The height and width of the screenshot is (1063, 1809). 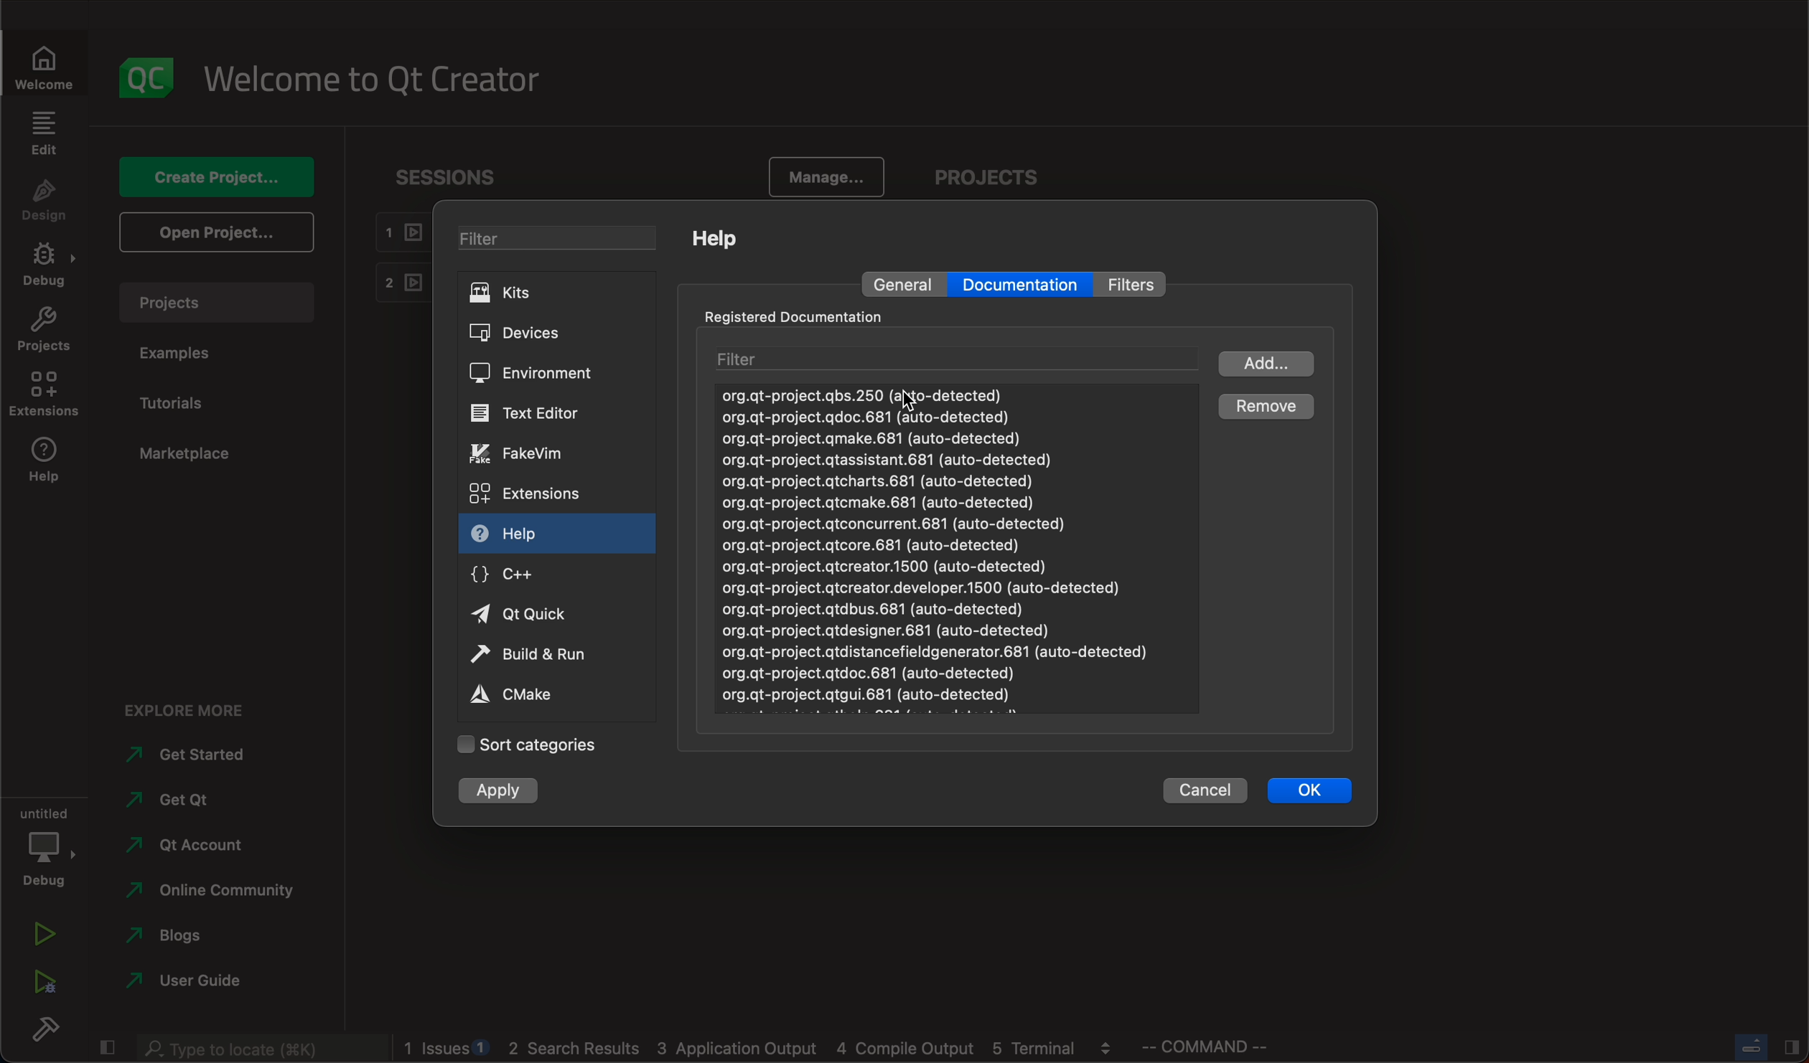 I want to click on help, so click(x=522, y=534).